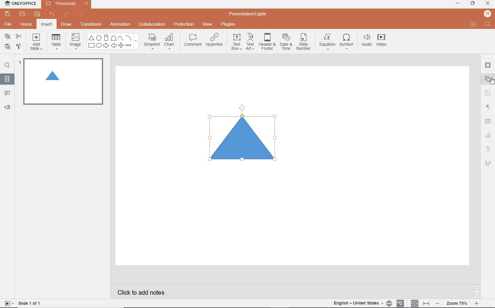  Describe the element at coordinates (6, 47) in the screenshot. I see `PASTE` at that location.